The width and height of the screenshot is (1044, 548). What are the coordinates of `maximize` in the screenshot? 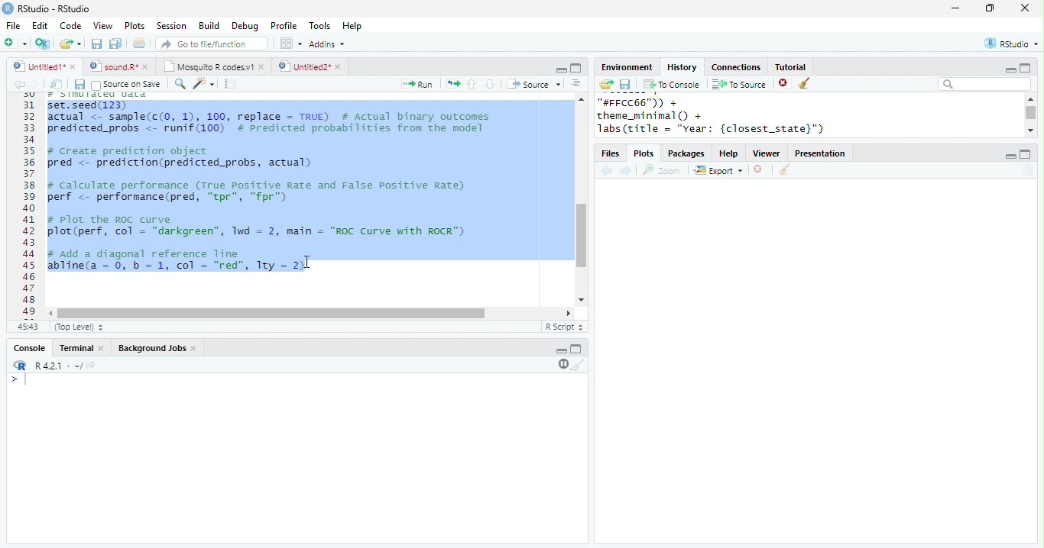 It's located at (1026, 154).